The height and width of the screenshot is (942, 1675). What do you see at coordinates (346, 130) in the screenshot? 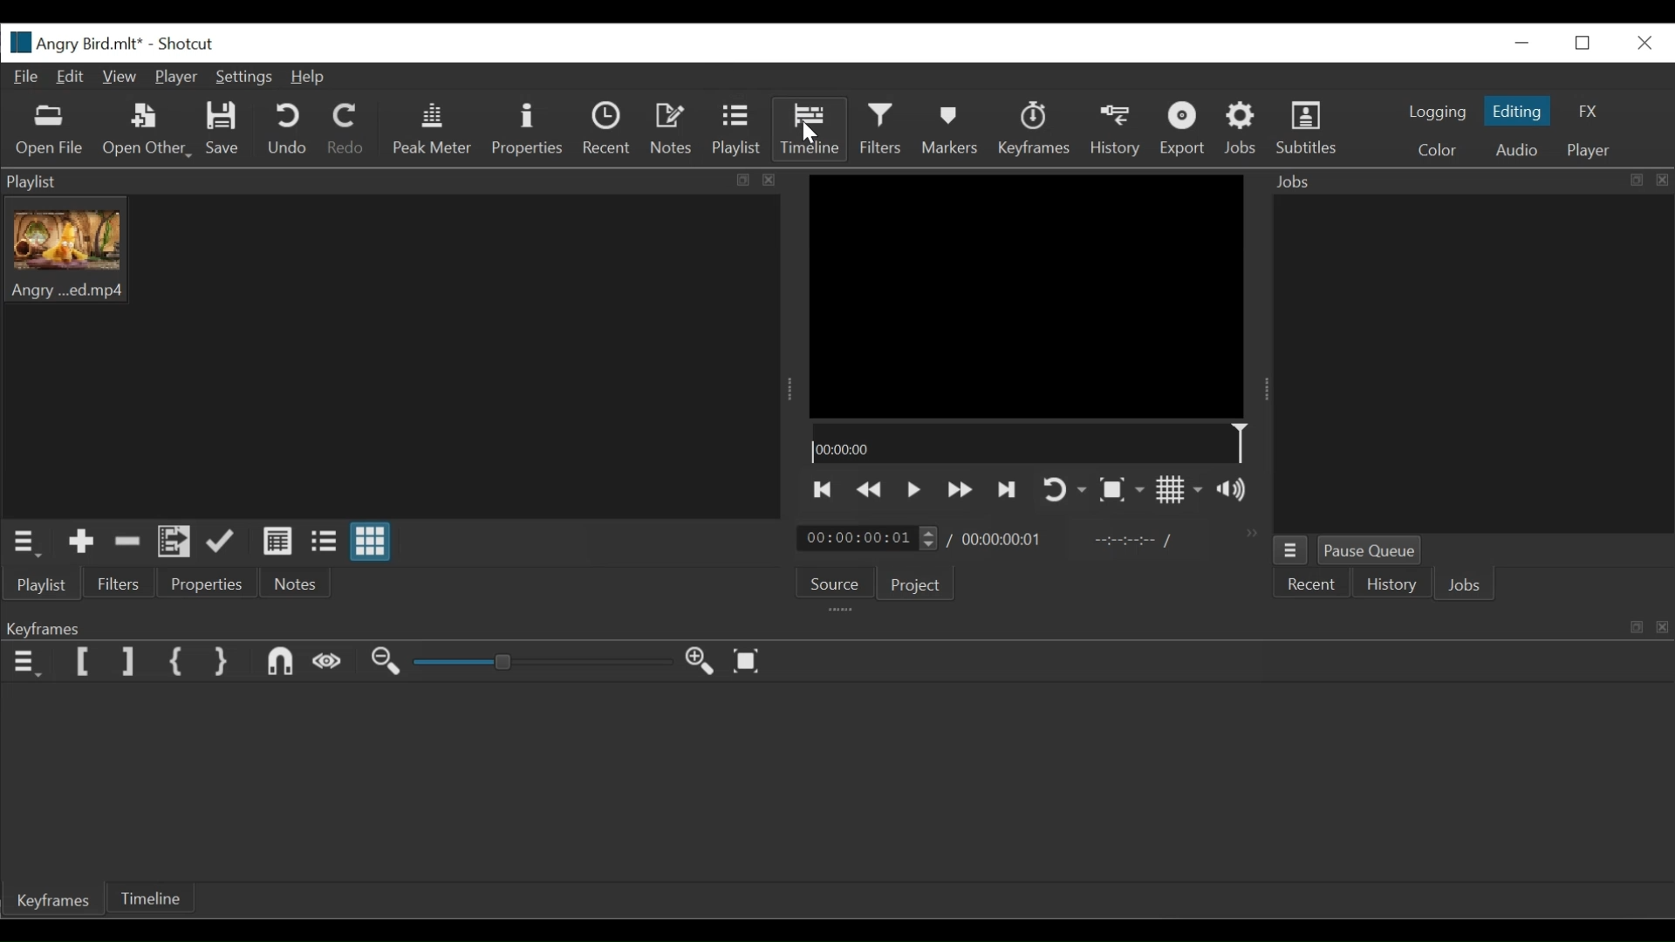
I see `Redo` at bounding box center [346, 130].